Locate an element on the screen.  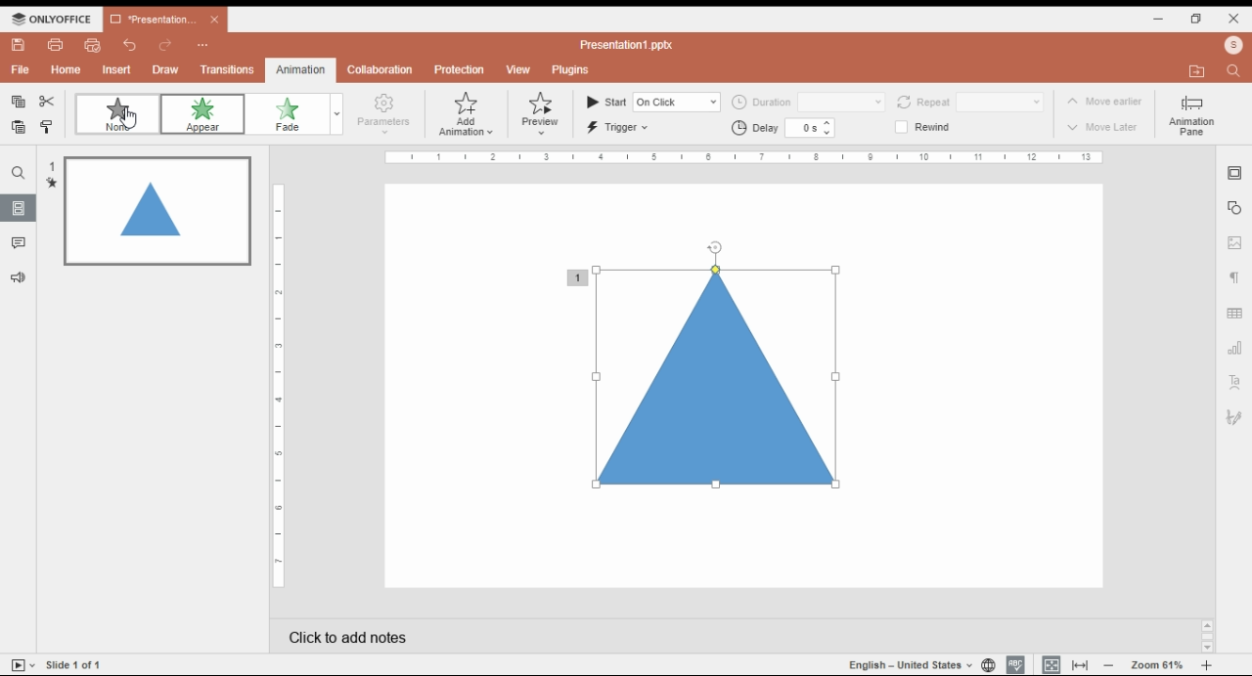
save is located at coordinates (22, 45).